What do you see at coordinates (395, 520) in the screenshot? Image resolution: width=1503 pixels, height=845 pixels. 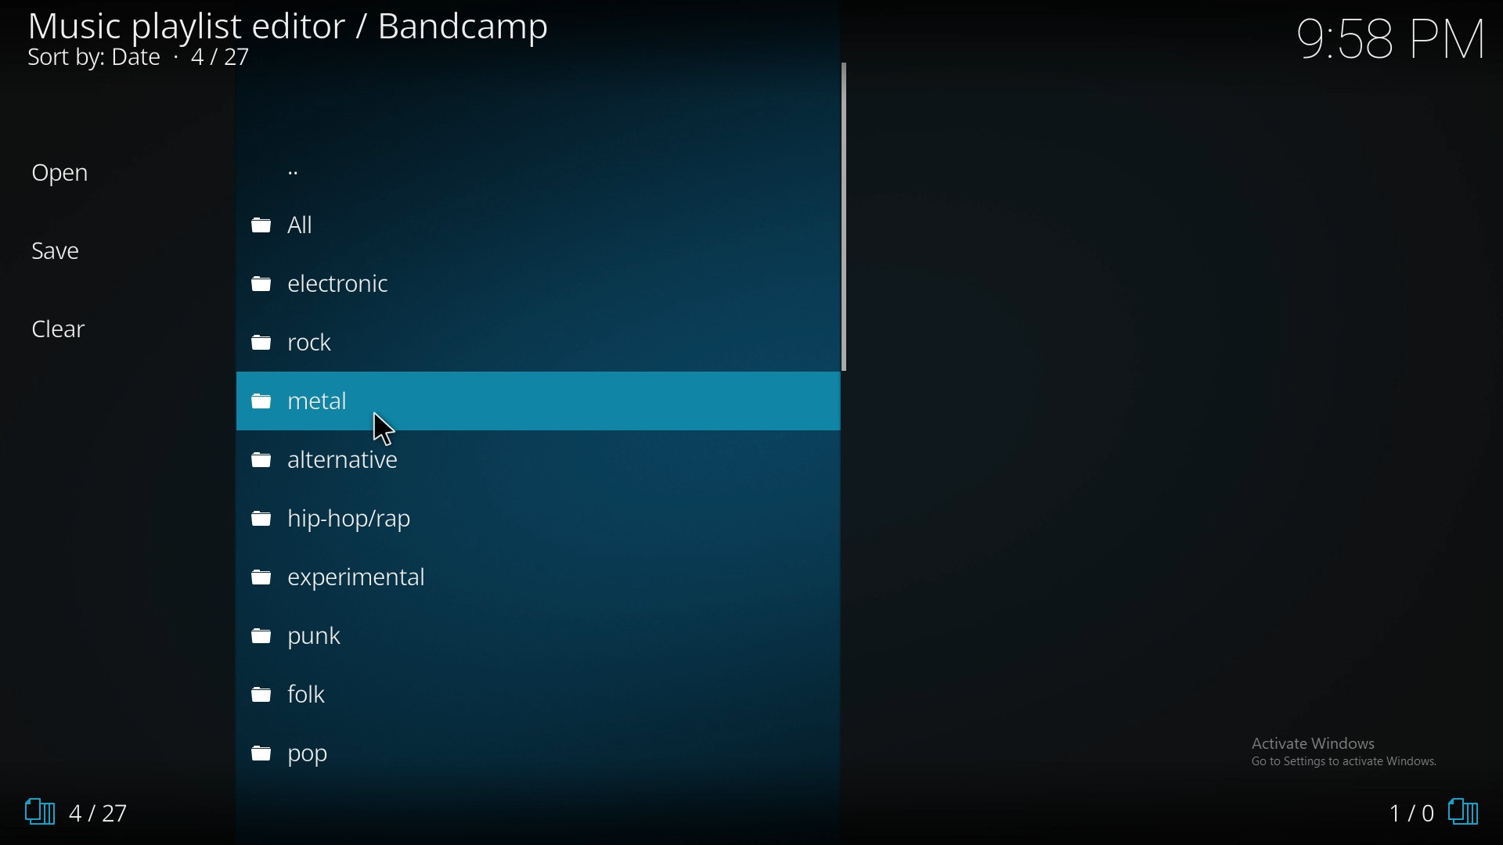 I see `music genre` at bounding box center [395, 520].